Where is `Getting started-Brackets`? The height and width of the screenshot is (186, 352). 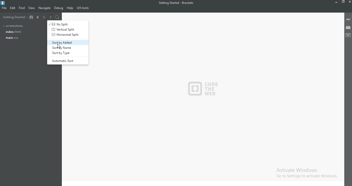 Getting started-Brackets is located at coordinates (176, 3).